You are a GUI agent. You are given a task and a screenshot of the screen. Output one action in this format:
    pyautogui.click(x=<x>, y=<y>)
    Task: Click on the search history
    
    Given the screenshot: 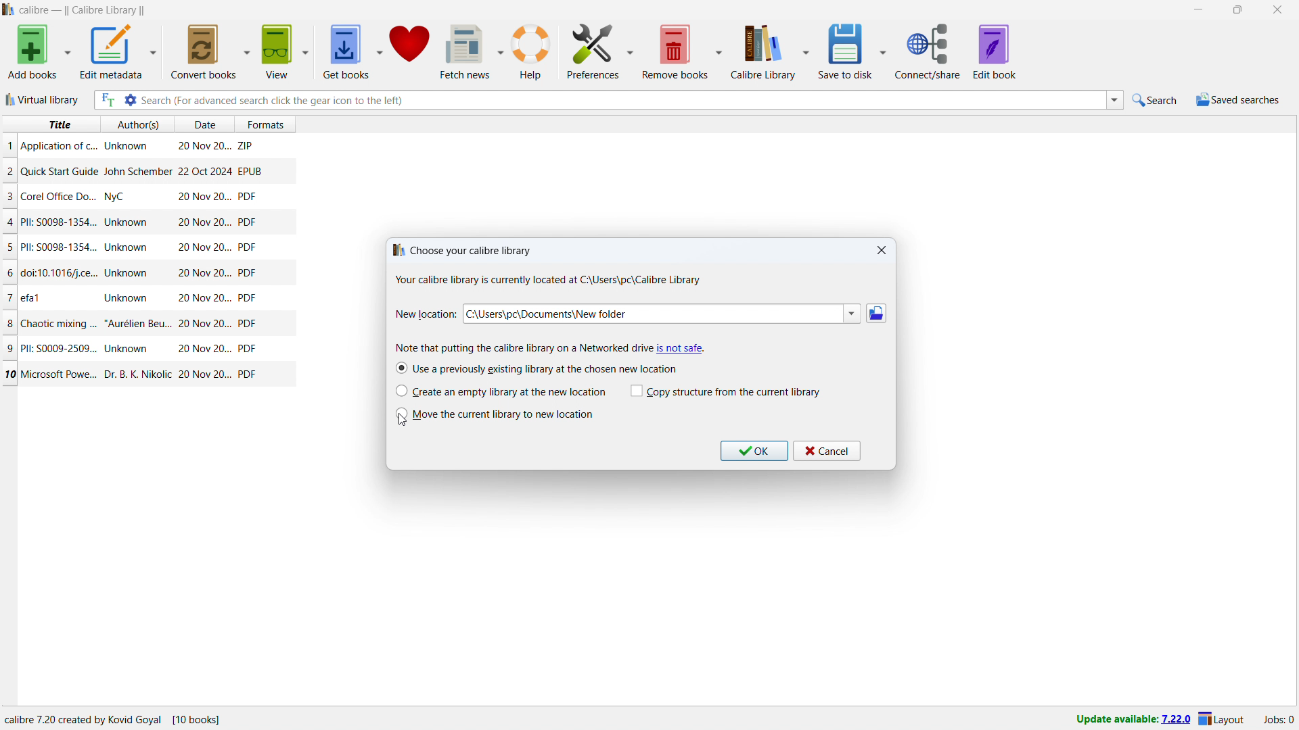 What is the action you would take?
    pyautogui.click(x=1115, y=101)
    